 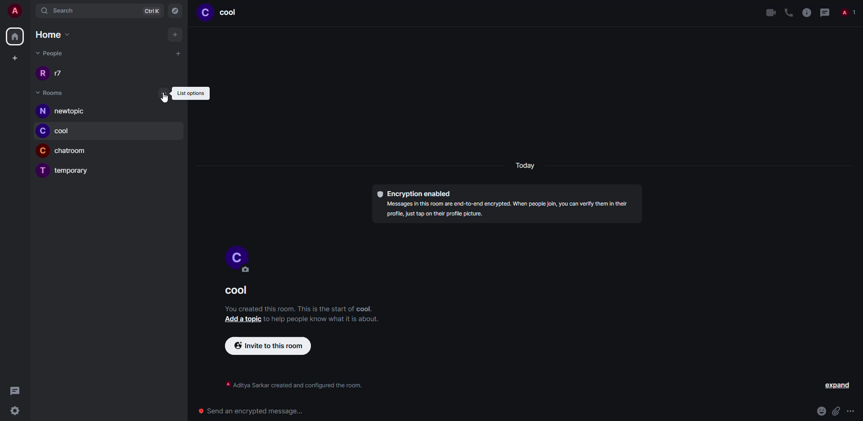 I want to click on home, so click(x=14, y=36).